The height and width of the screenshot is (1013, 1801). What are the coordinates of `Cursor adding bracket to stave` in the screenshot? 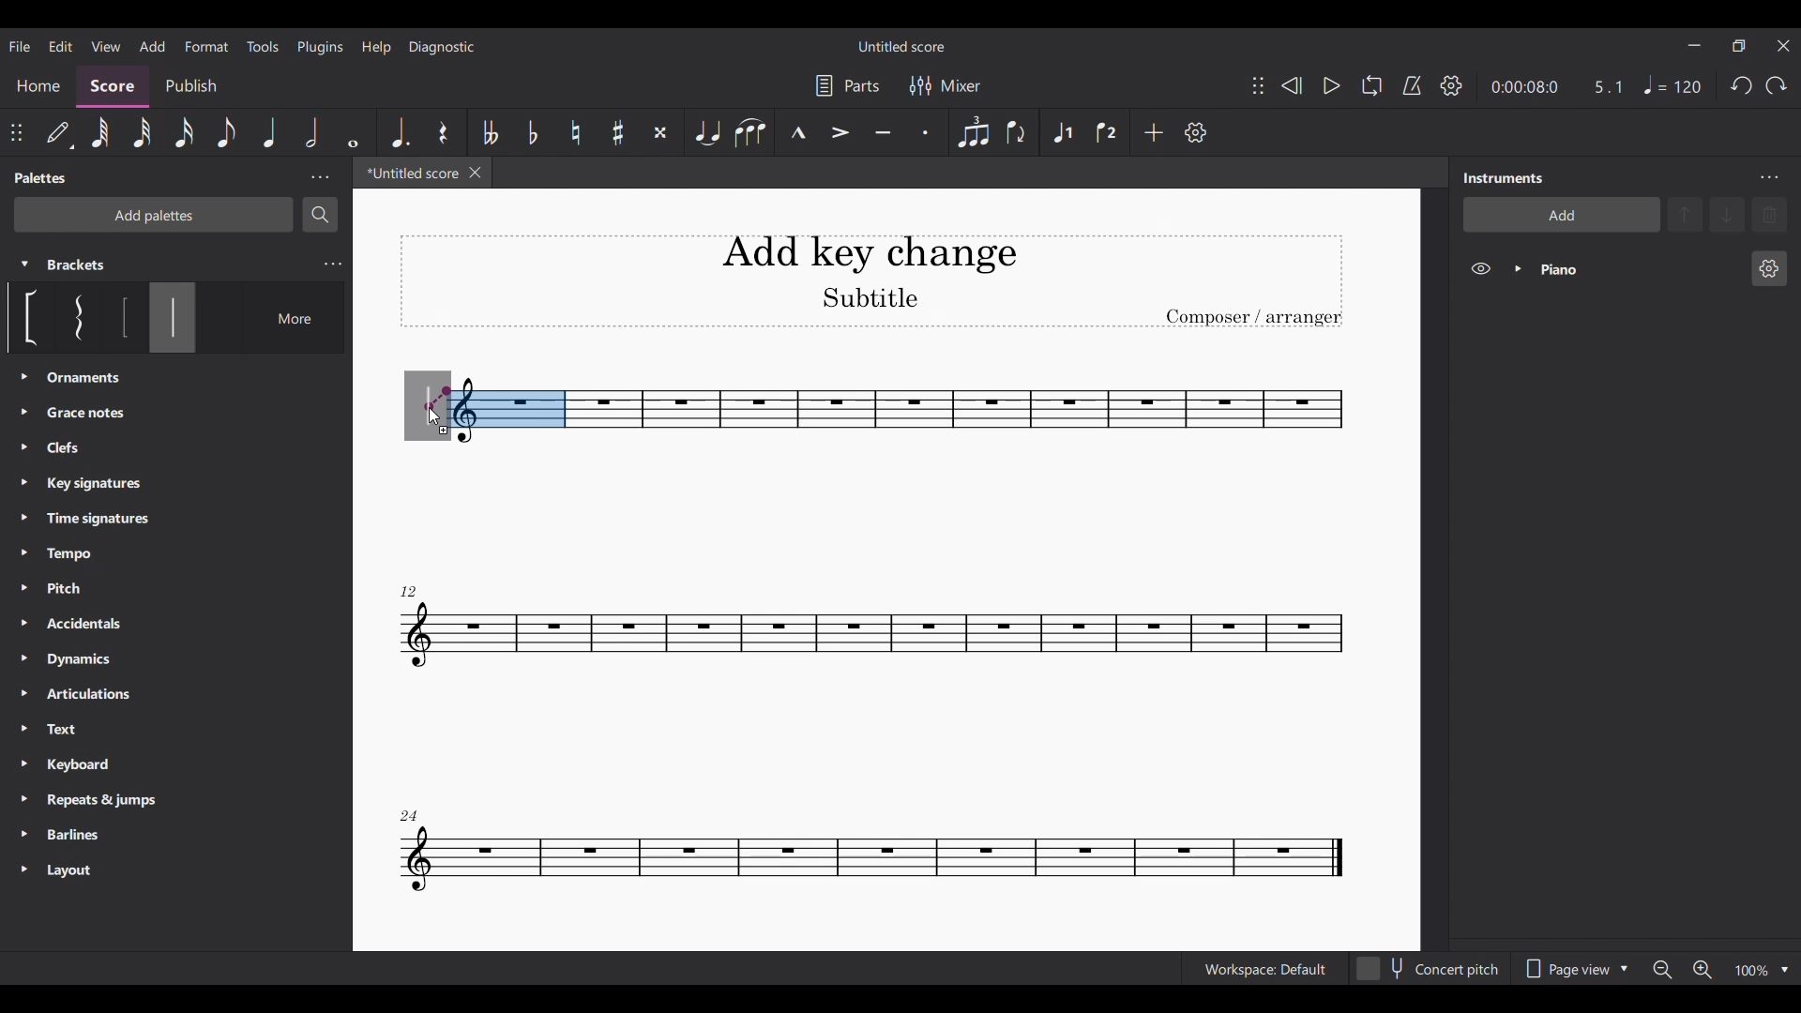 It's located at (433, 418).